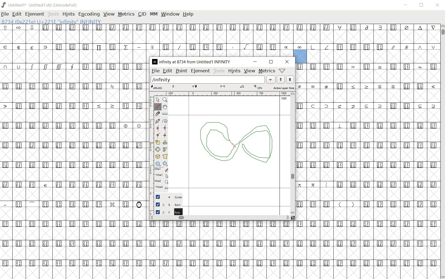 The width and height of the screenshot is (445, 279). What do you see at coordinates (160, 180) in the screenshot?
I see `mse1 mse1 mse2 mse2` at bounding box center [160, 180].